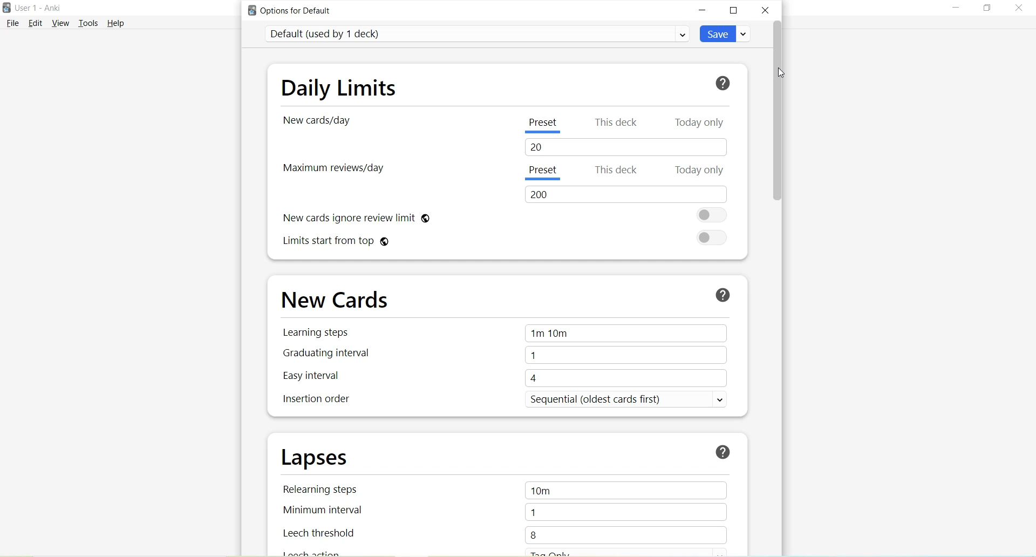  Describe the element at coordinates (626, 334) in the screenshot. I see `1m 10m` at that location.